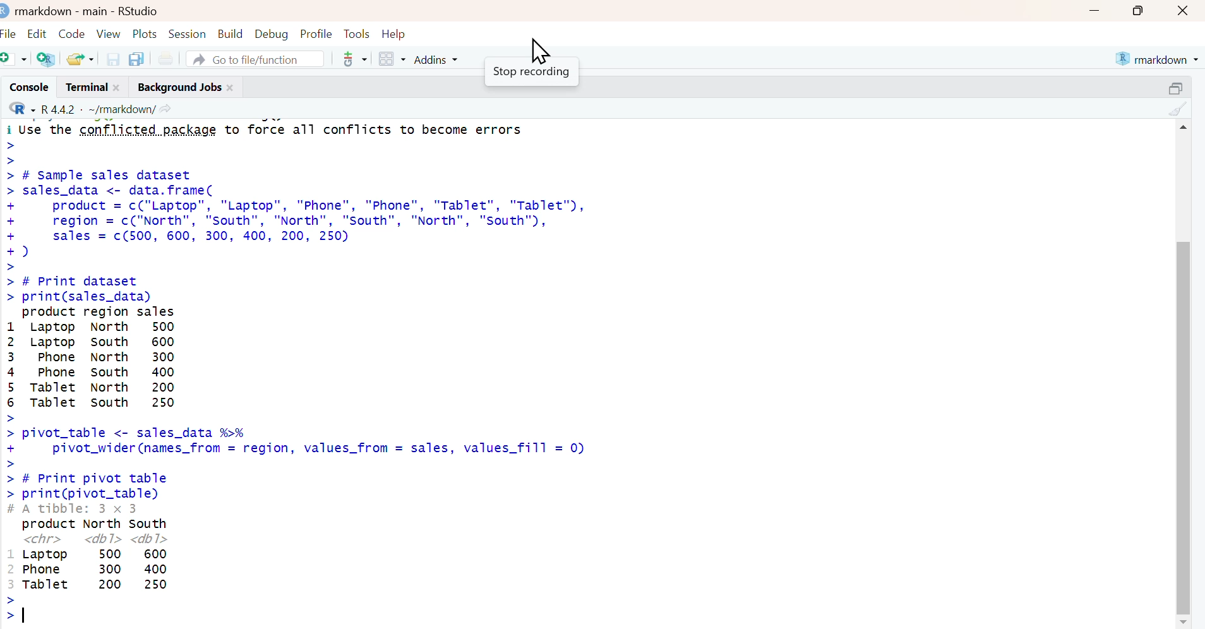 The width and height of the screenshot is (1205, 629). I want to click on Addins, so click(438, 59).